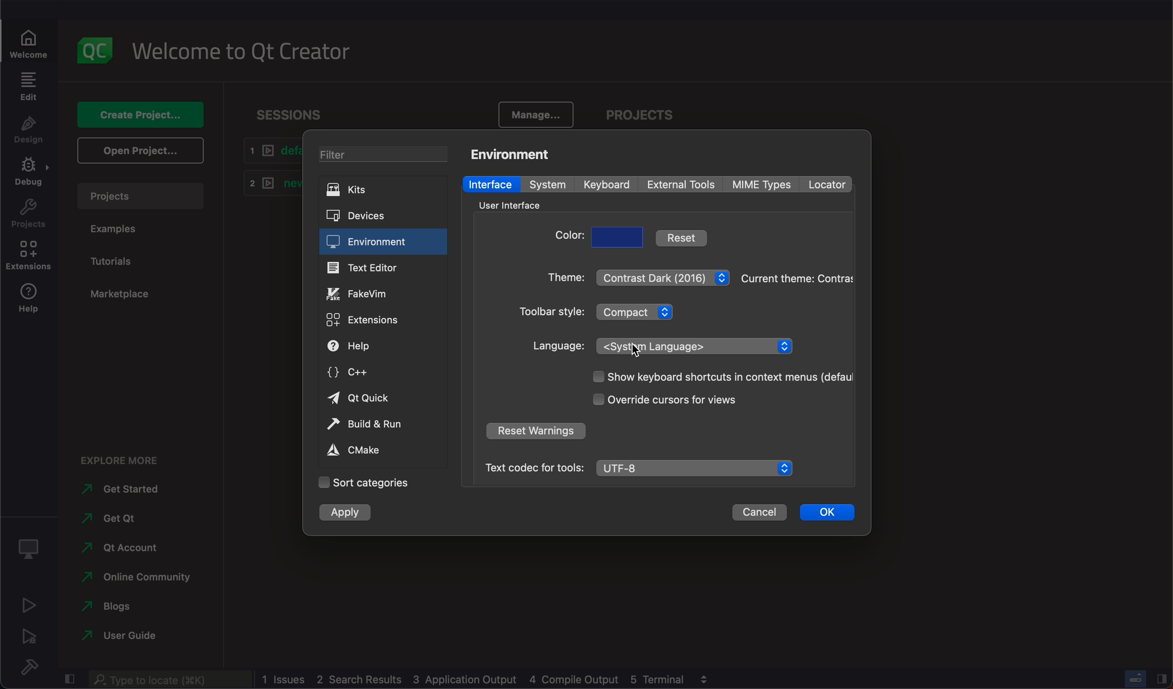 This screenshot has height=689, width=1173. What do you see at coordinates (530, 467) in the screenshot?
I see `Text codec for tools` at bounding box center [530, 467].